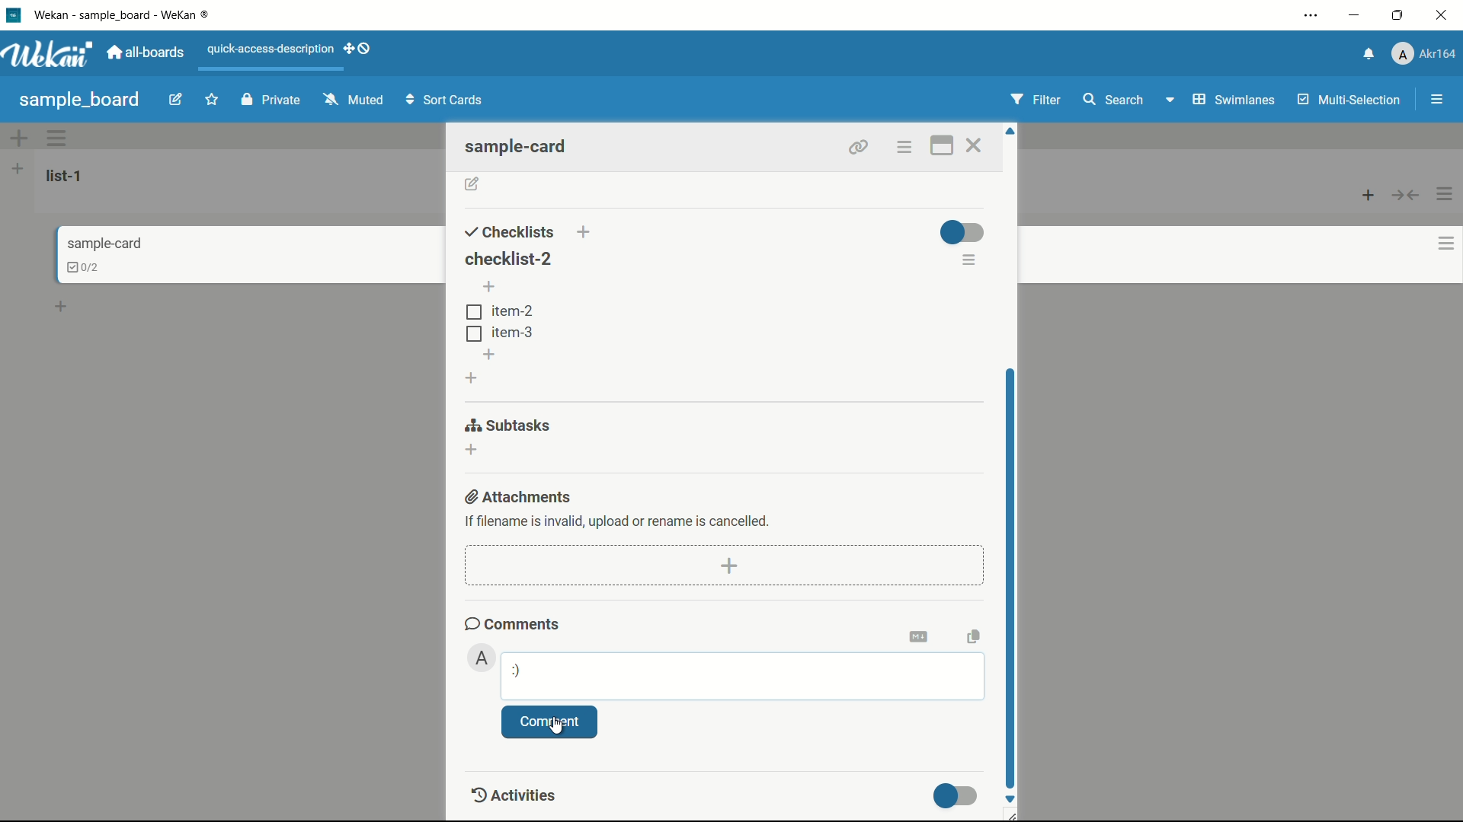 Image resolution: width=1463 pixels, height=822 pixels. What do you see at coordinates (972, 635) in the screenshot?
I see `copy text to clipboard` at bounding box center [972, 635].